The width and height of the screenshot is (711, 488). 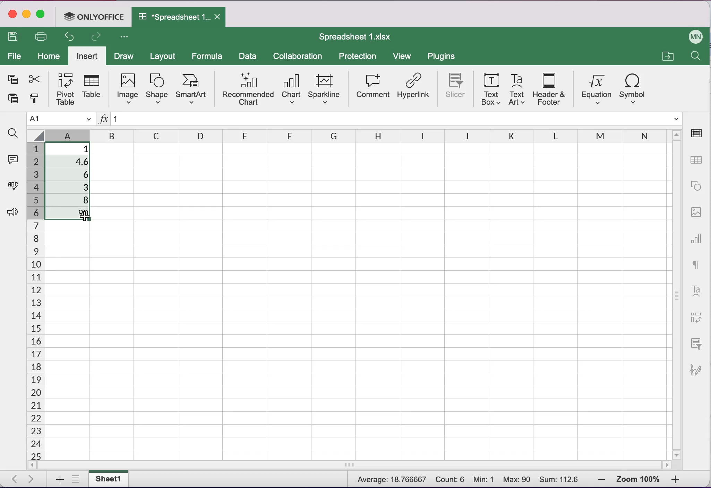 What do you see at coordinates (549, 89) in the screenshot?
I see `header and footer` at bounding box center [549, 89].